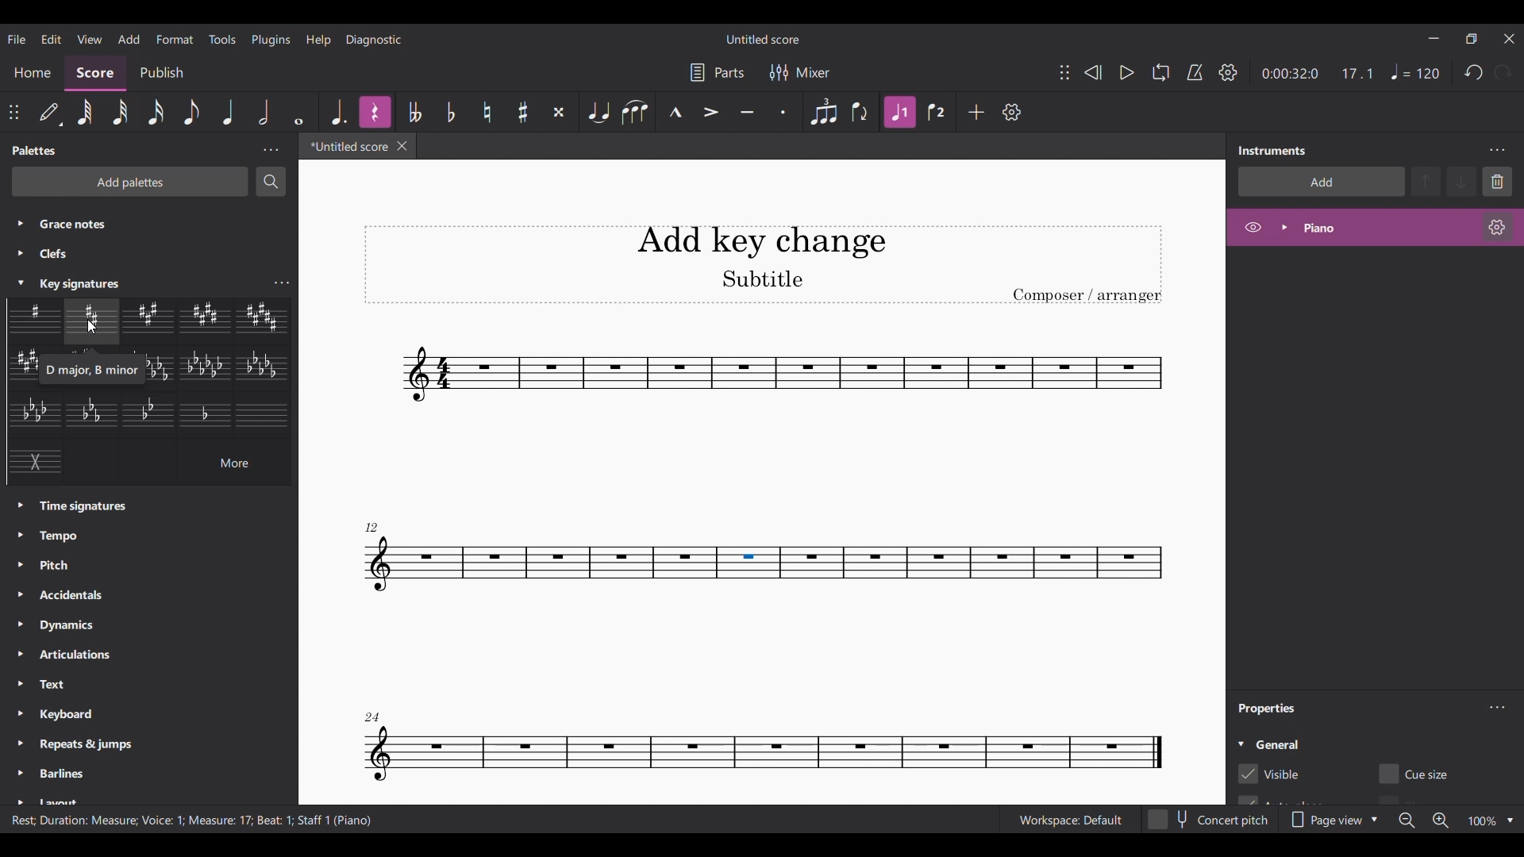  I want to click on Zoom out, so click(1407, 820).